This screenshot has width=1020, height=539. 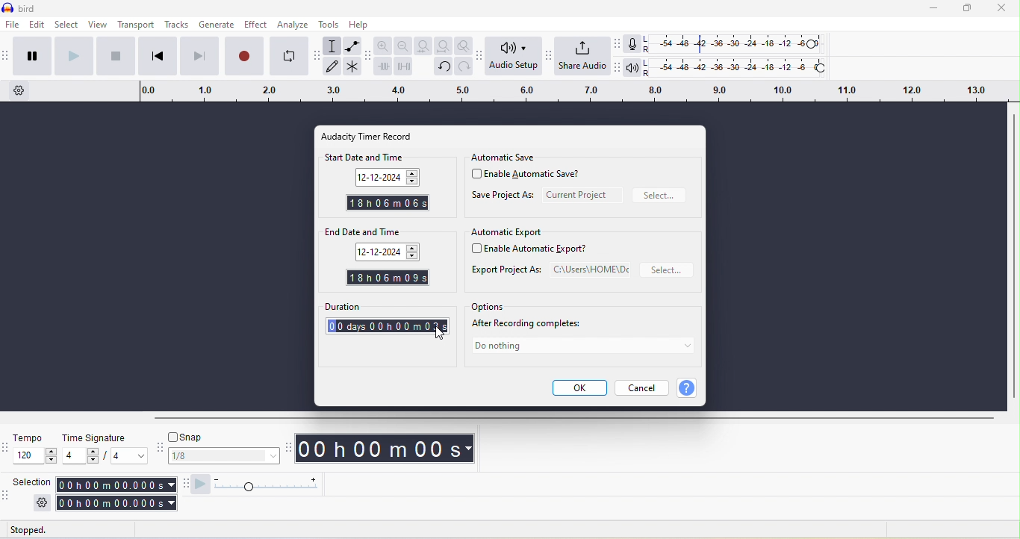 What do you see at coordinates (644, 387) in the screenshot?
I see `cancel` at bounding box center [644, 387].